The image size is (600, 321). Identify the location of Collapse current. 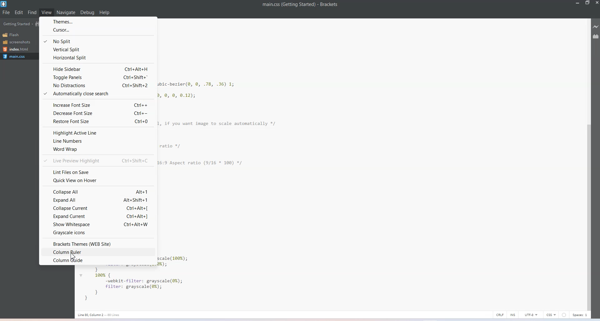
(98, 208).